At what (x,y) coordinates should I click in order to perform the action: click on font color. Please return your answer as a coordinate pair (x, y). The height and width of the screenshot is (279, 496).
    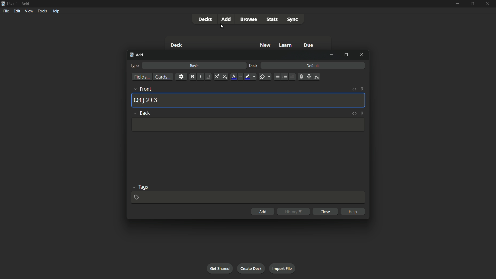
    Looking at the image, I should click on (234, 77).